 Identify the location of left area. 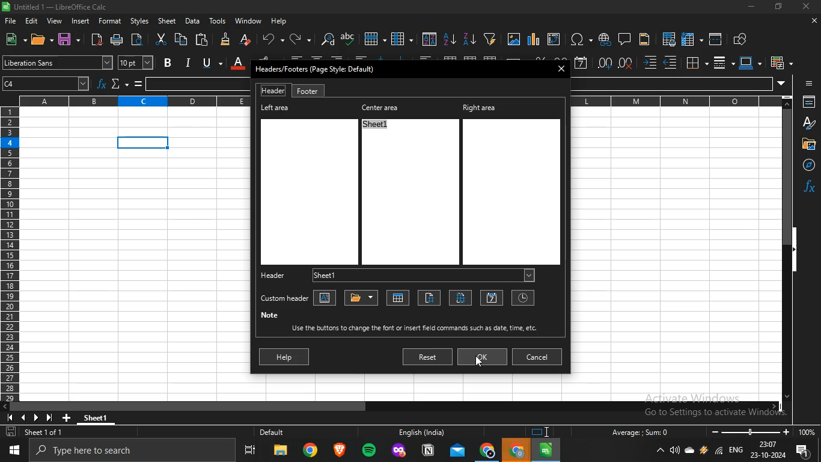
(307, 184).